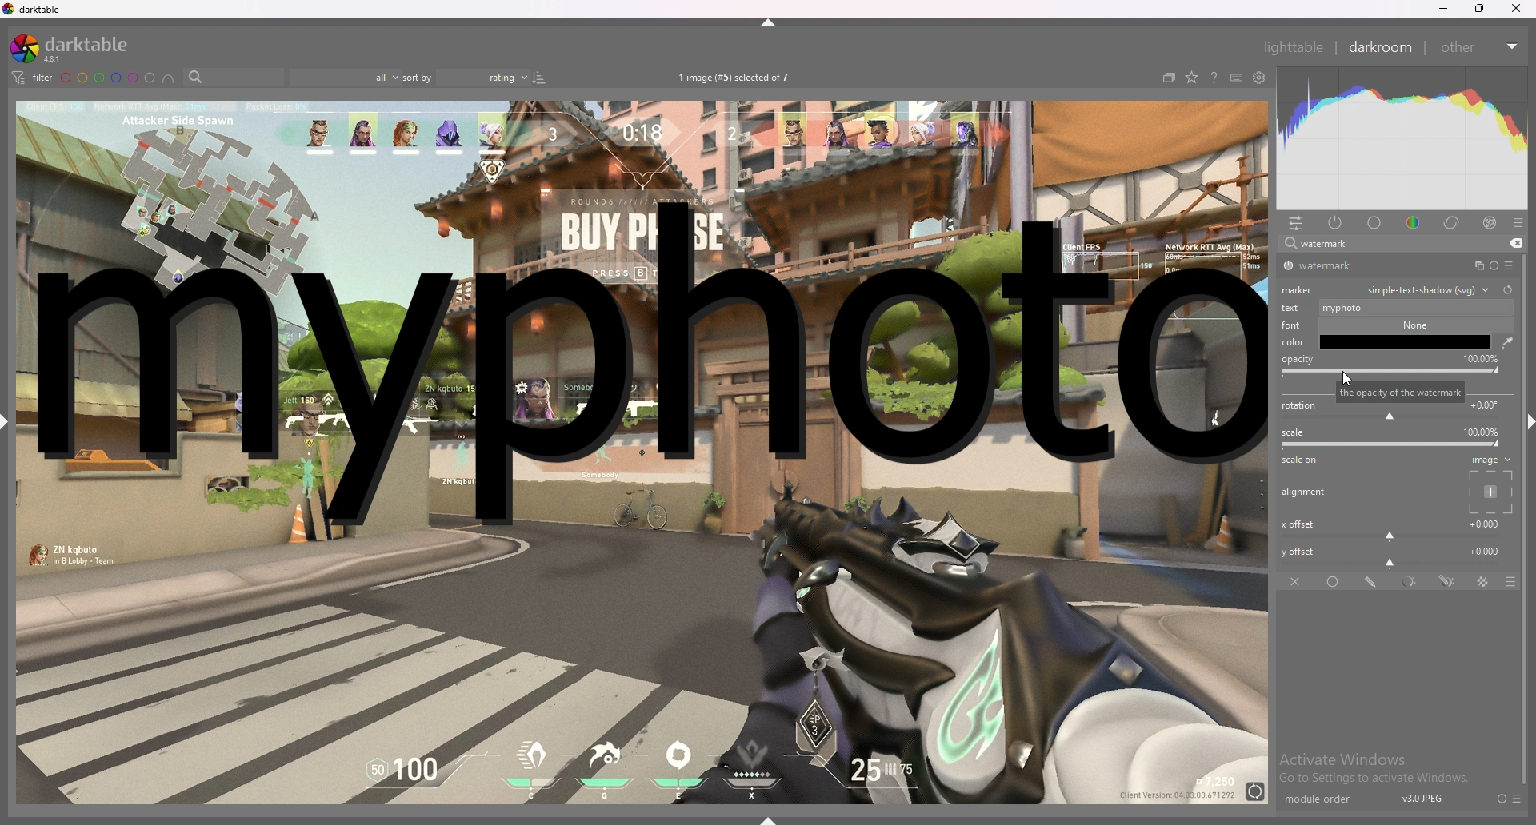 The width and height of the screenshot is (1536, 825). I want to click on color label, so click(109, 78).